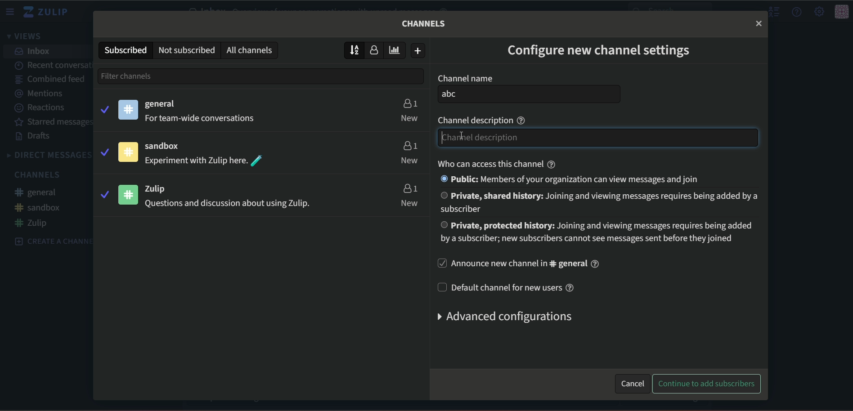 This screenshot has width=853, height=411. Describe the element at coordinates (797, 12) in the screenshot. I see `help menu` at that location.